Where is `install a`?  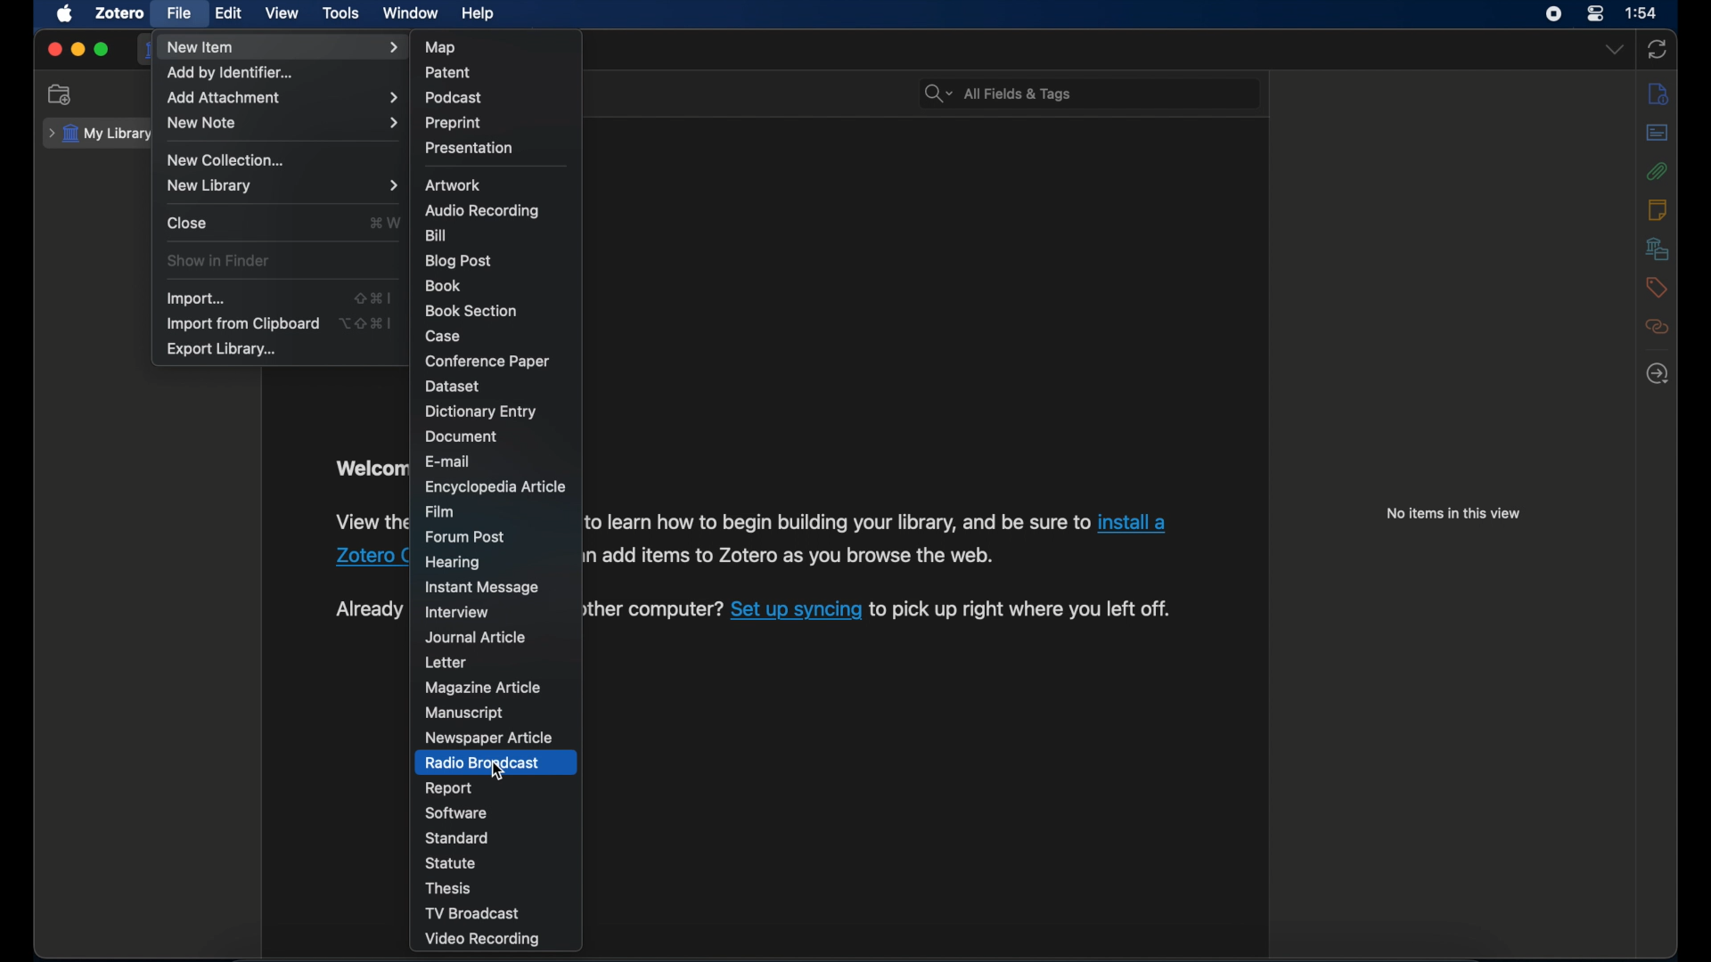 install a is located at coordinates (1138, 522).